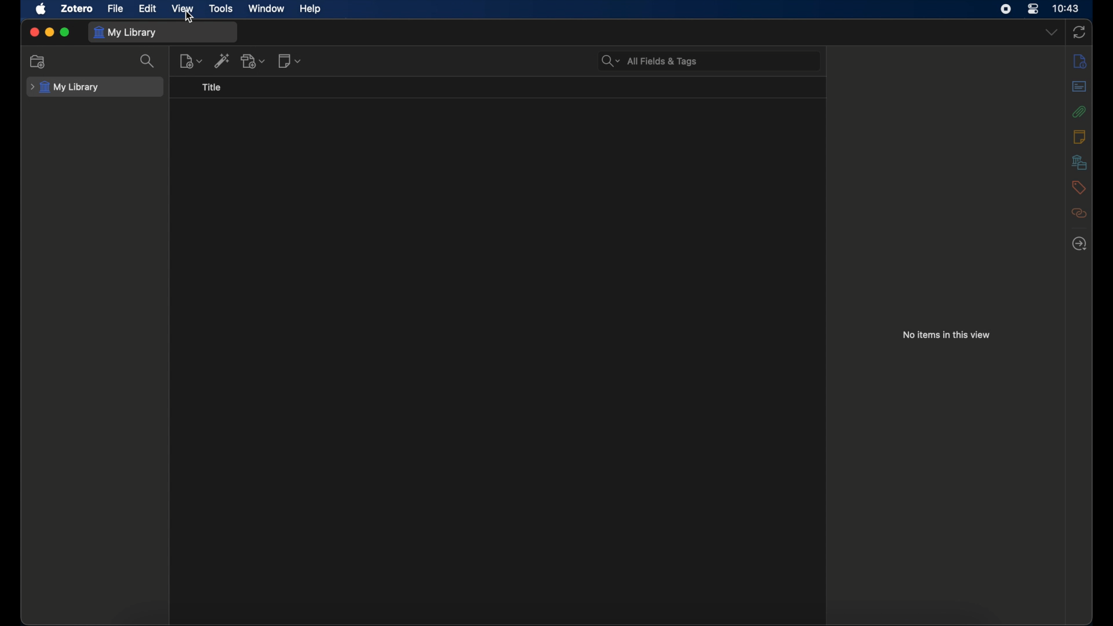 This screenshot has width=1113, height=626. Describe the element at coordinates (149, 9) in the screenshot. I see `edit` at that location.